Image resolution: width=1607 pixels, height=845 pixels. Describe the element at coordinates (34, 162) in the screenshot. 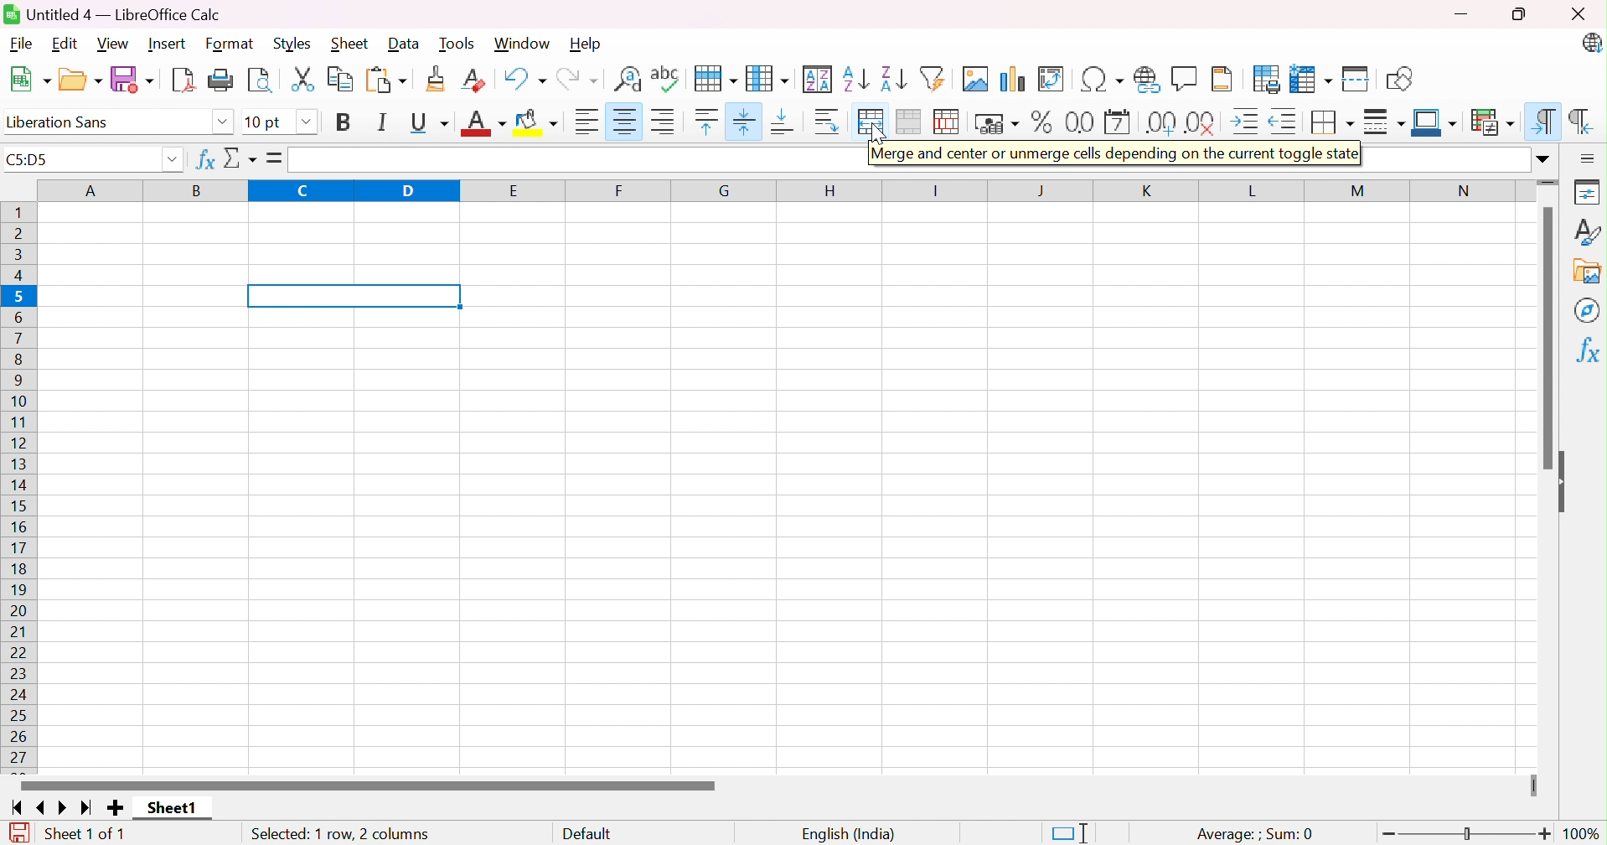

I see `C5:D5` at that location.